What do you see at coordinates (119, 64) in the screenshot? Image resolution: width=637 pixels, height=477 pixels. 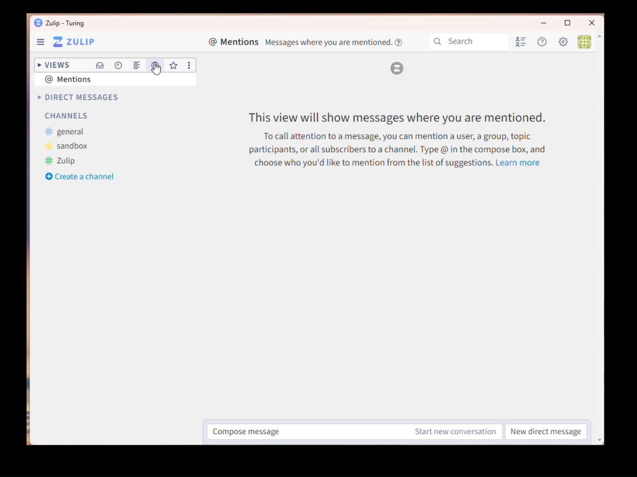 I see `Schedule` at bounding box center [119, 64].